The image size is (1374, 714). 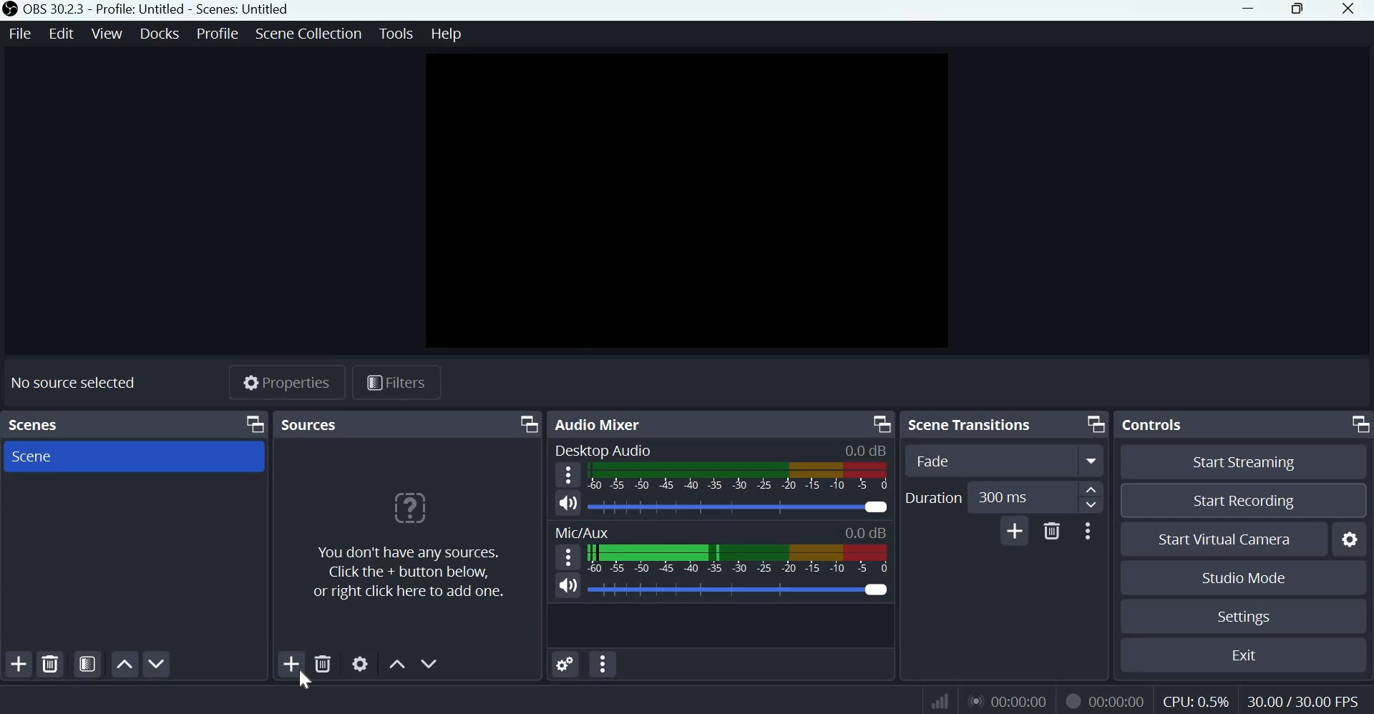 I want to click on Audio Mixer Menu, so click(x=604, y=665).